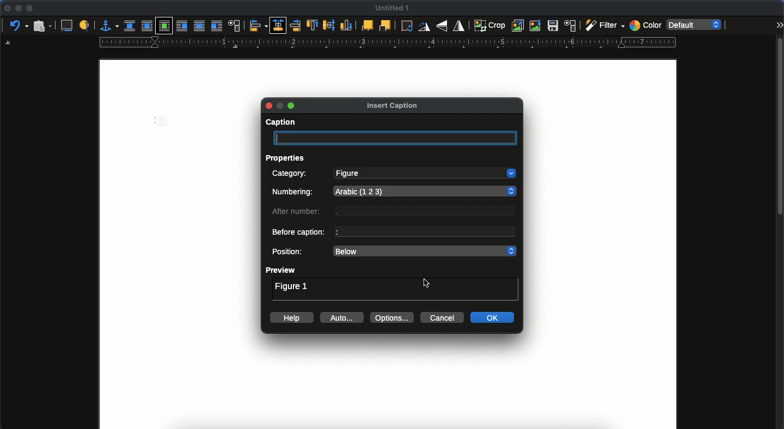  I want to click on cancel, so click(443, 318).